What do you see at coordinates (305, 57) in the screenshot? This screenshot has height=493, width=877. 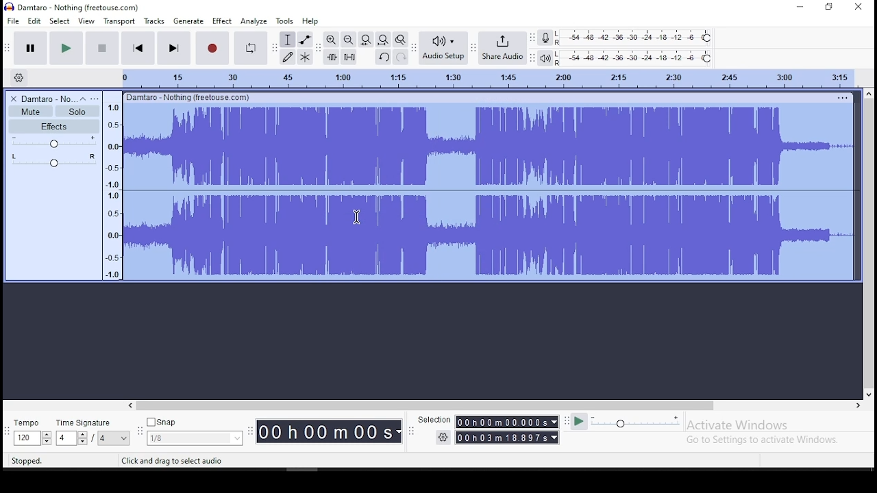 I see `multi tool` at bounding box center [305, 57].